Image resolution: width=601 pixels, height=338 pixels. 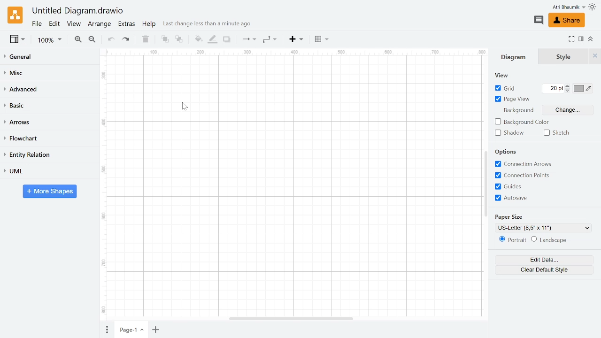 What do you see at coordinates (519, 215) in the screenshot?
I see `paper size` at bounding box center [519, 215].